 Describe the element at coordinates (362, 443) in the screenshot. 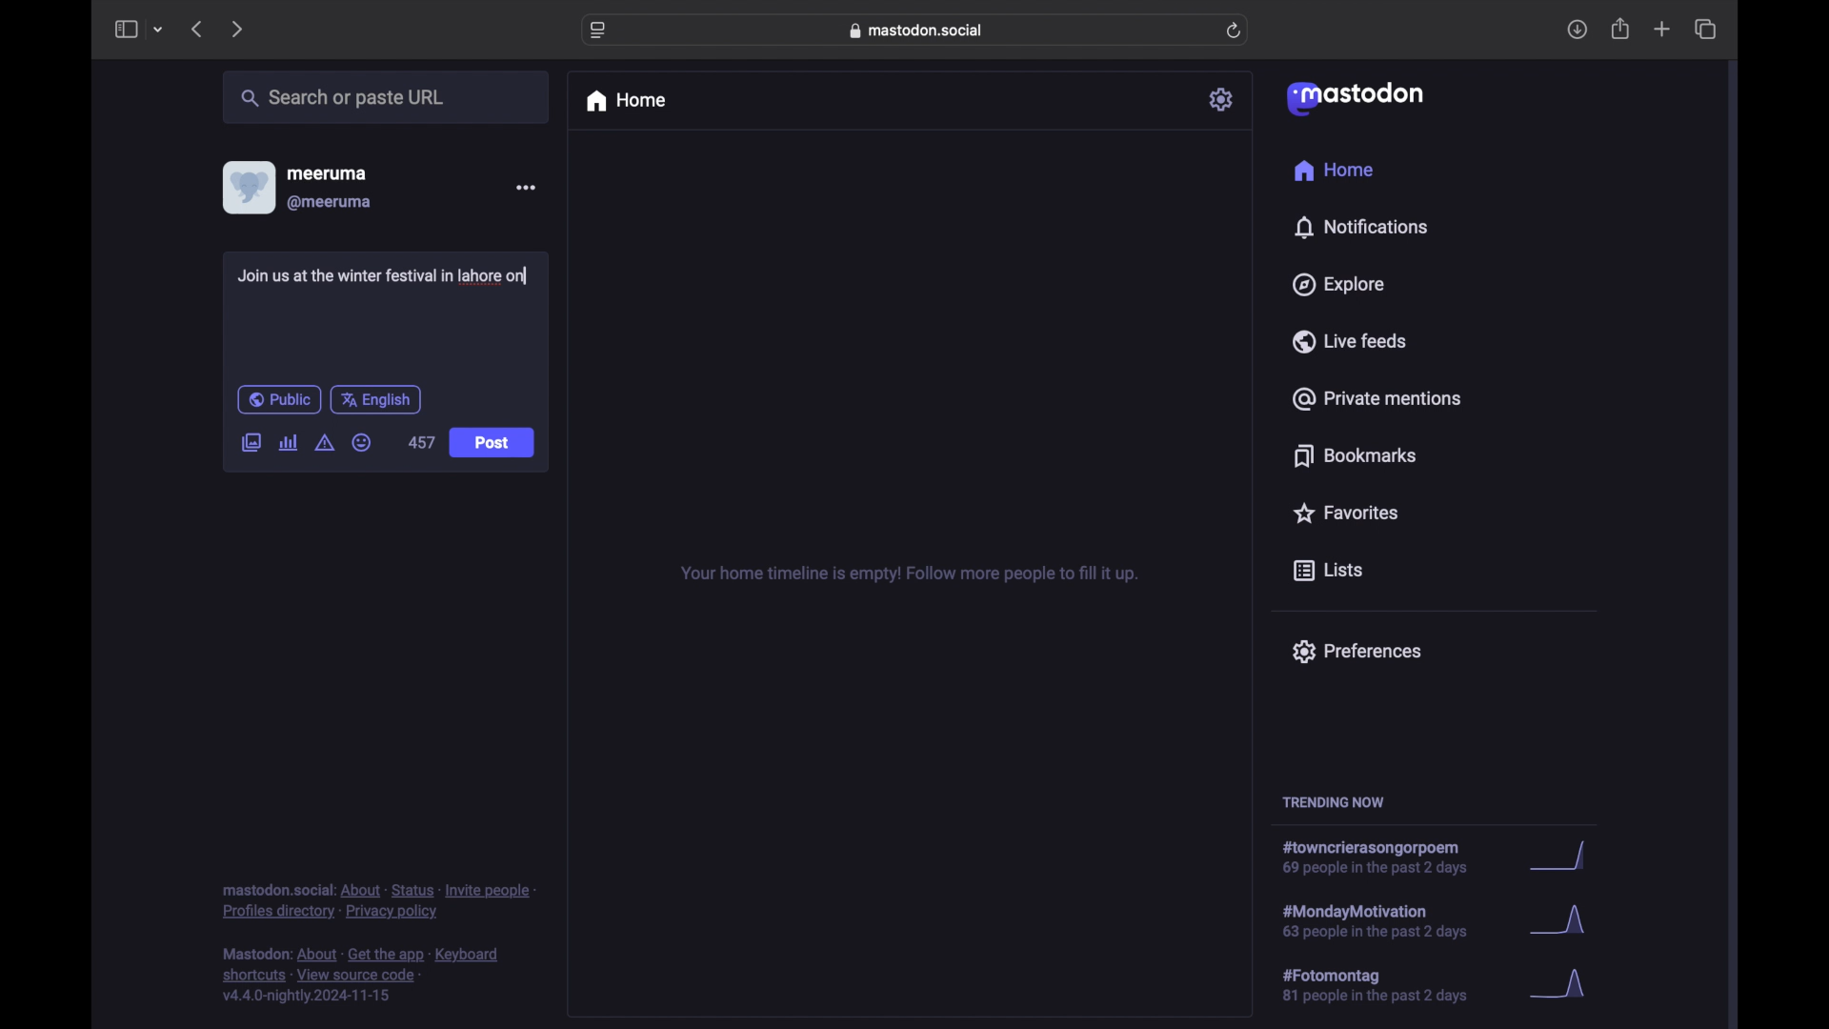

I see `emoji` at that location.